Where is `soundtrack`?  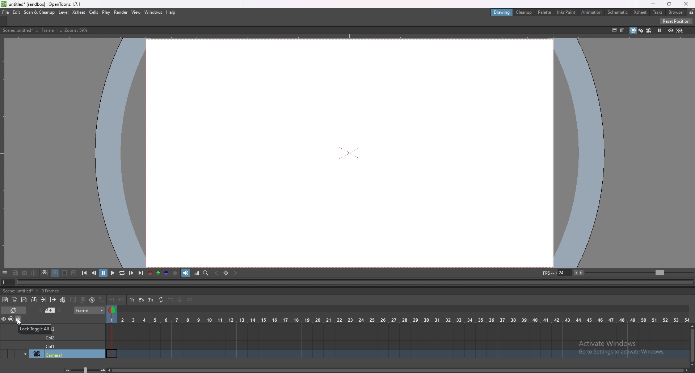
soundtrack is located at coordinates (186, 273).